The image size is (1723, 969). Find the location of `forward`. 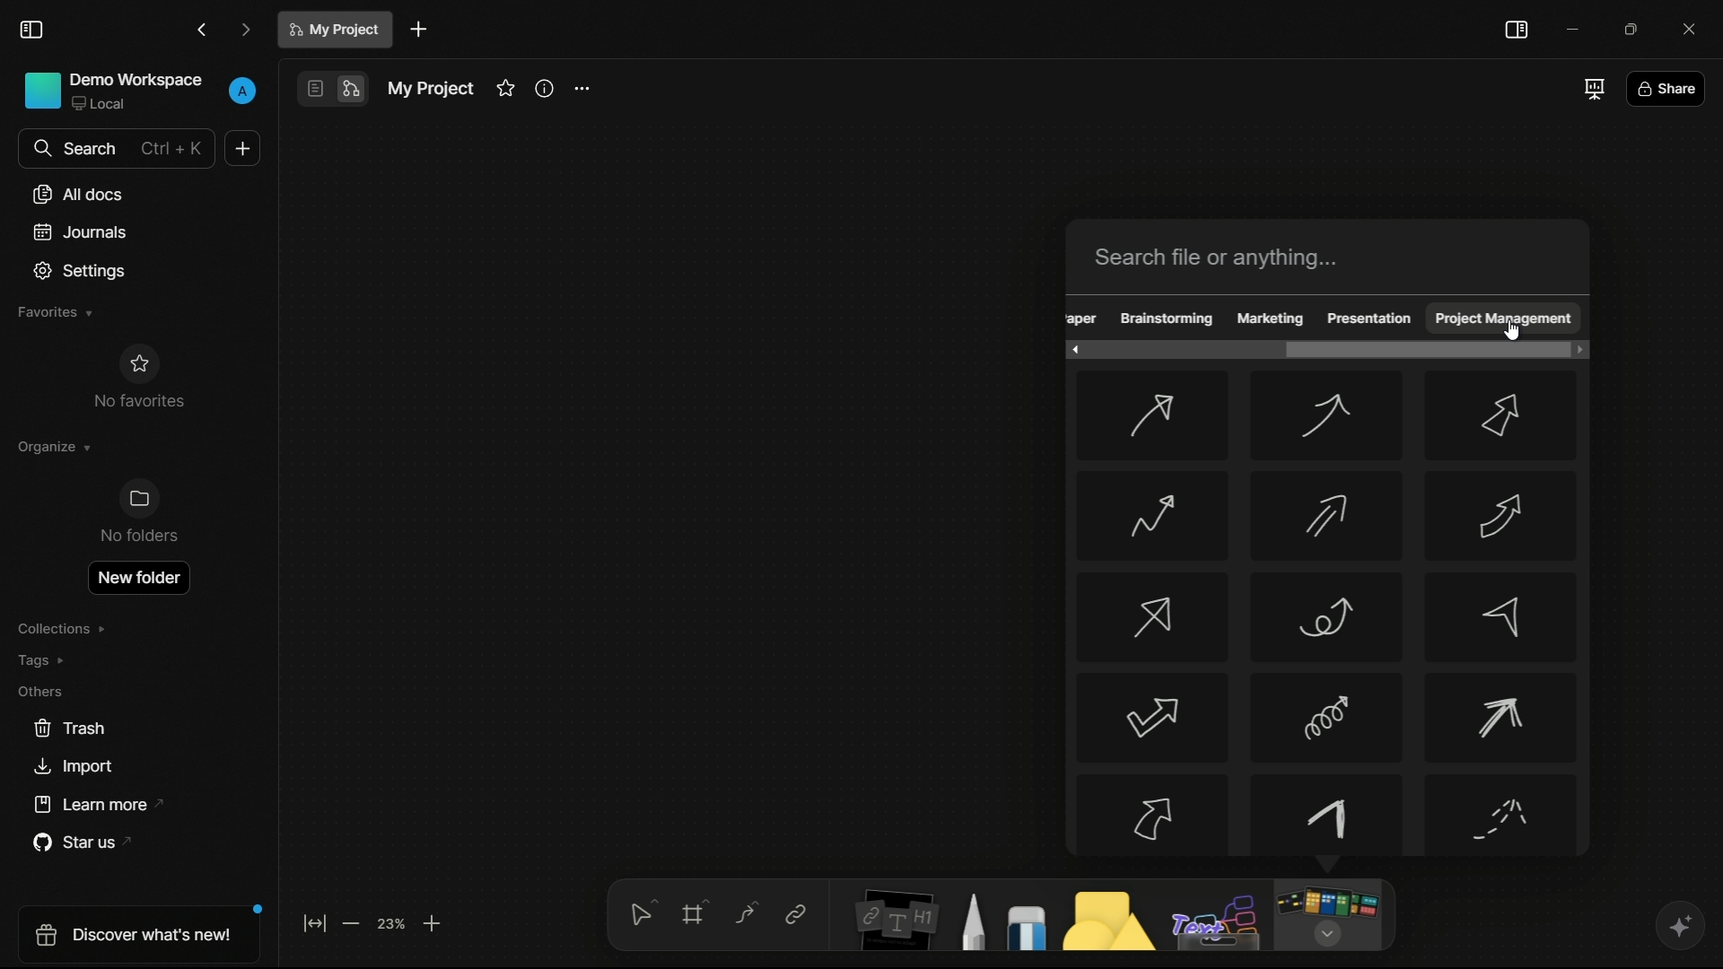

forward is located at coordinates (246, 31).